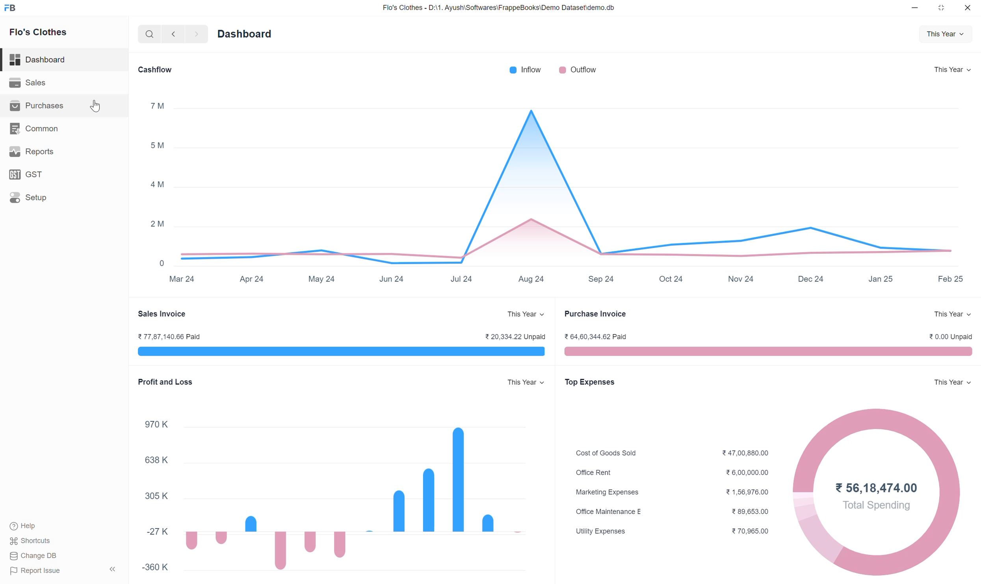 Image resolution: width=981 pixels, height=584 pixels. What do you see at coordinates (10, 8) in the screenshot?
I see `Frappe Books logo` at bounding box center [10, 8].